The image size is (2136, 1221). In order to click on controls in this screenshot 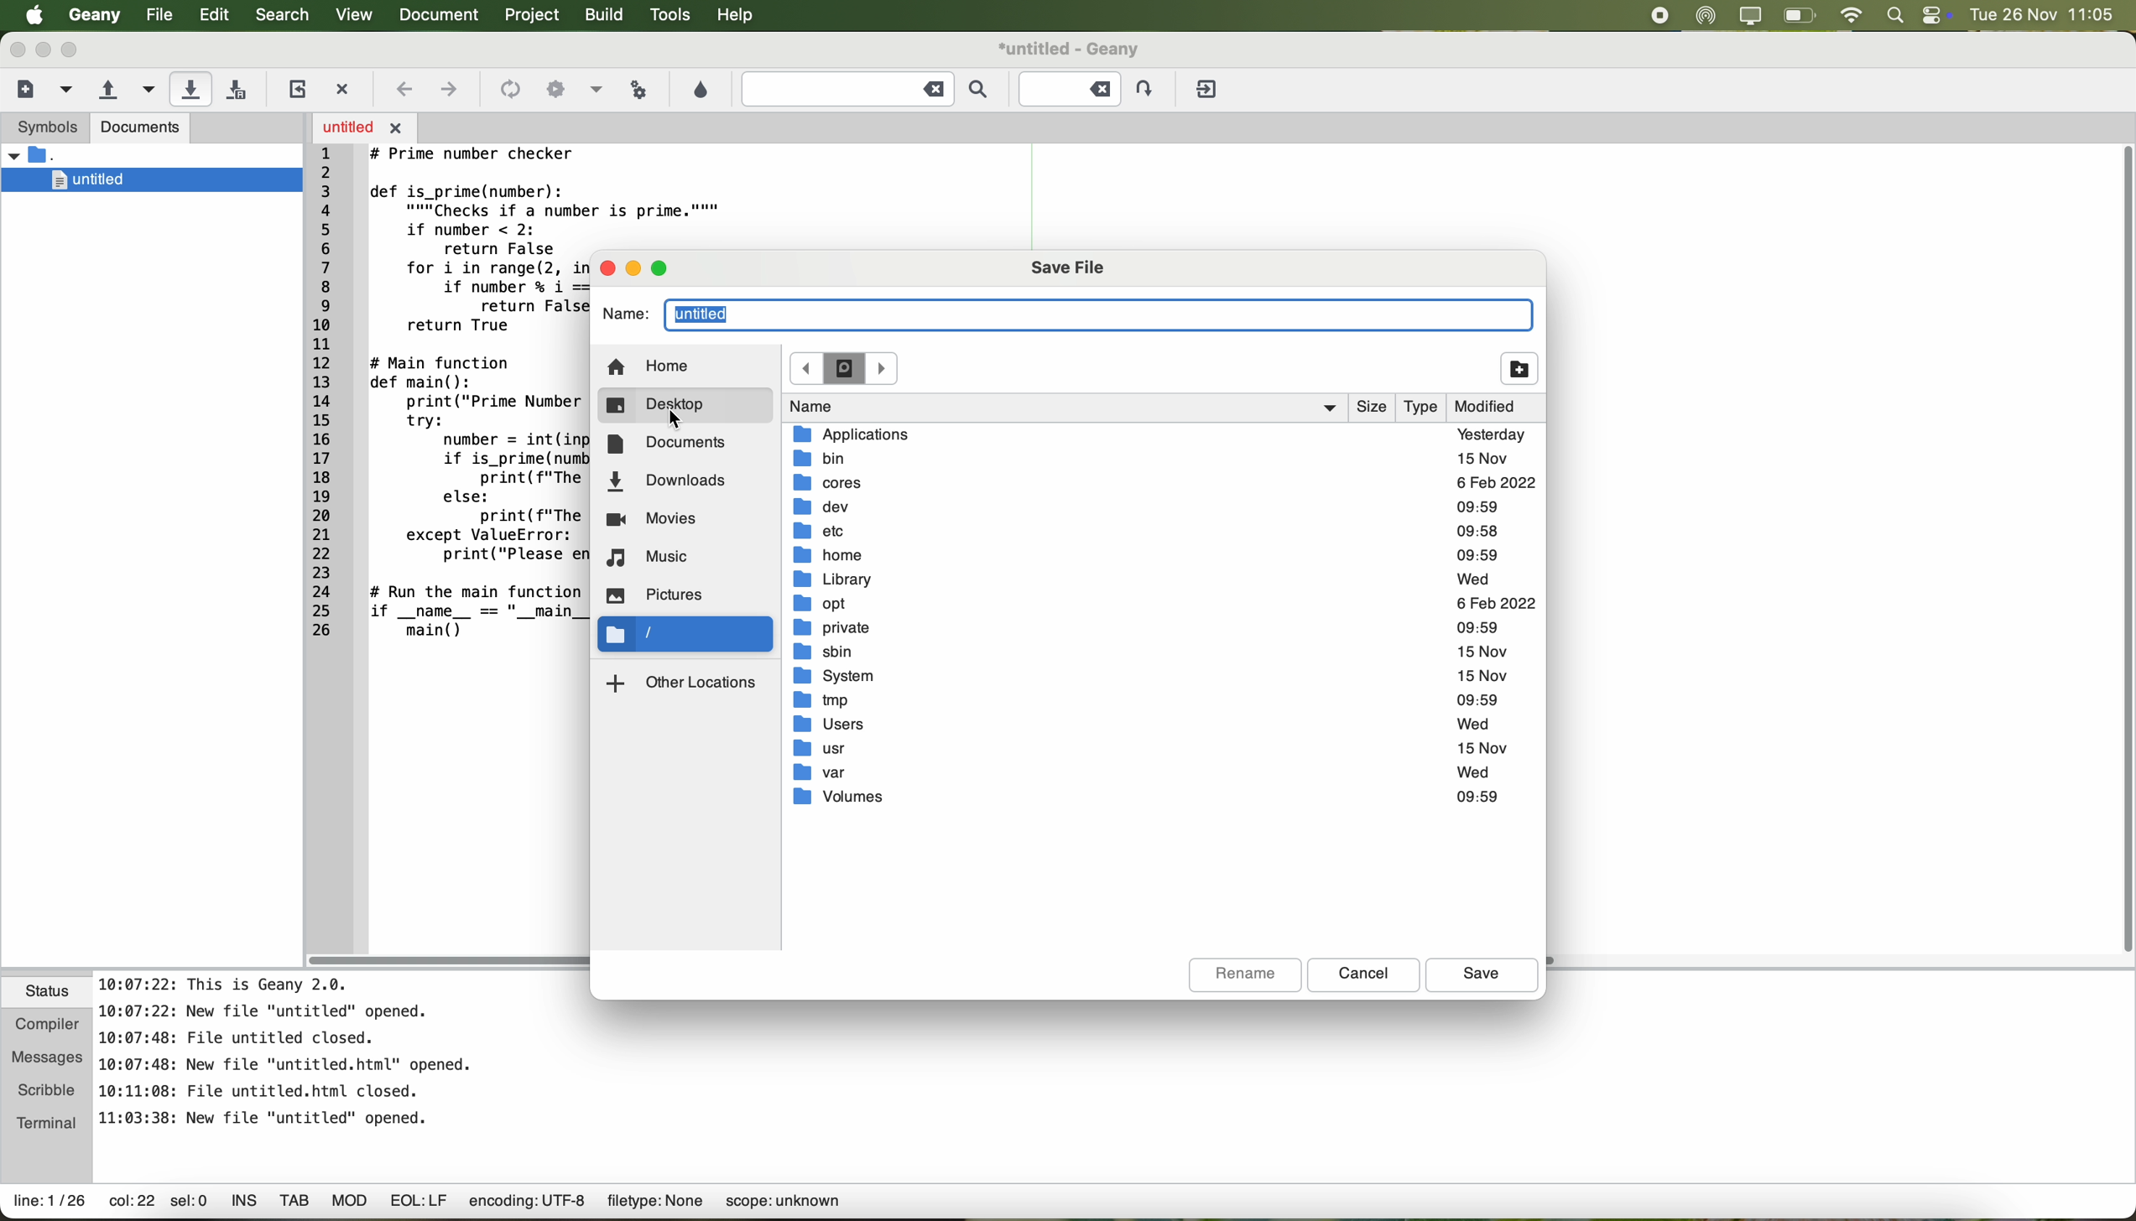, I will do `click(1935, 15)`.